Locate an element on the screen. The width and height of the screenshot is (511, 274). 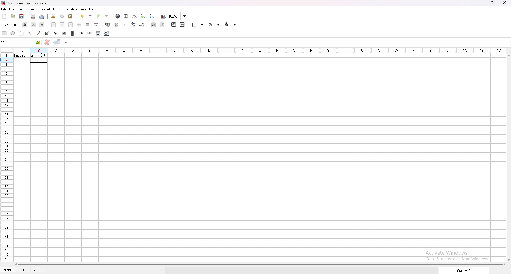
font is located at coordinates (11, 25).